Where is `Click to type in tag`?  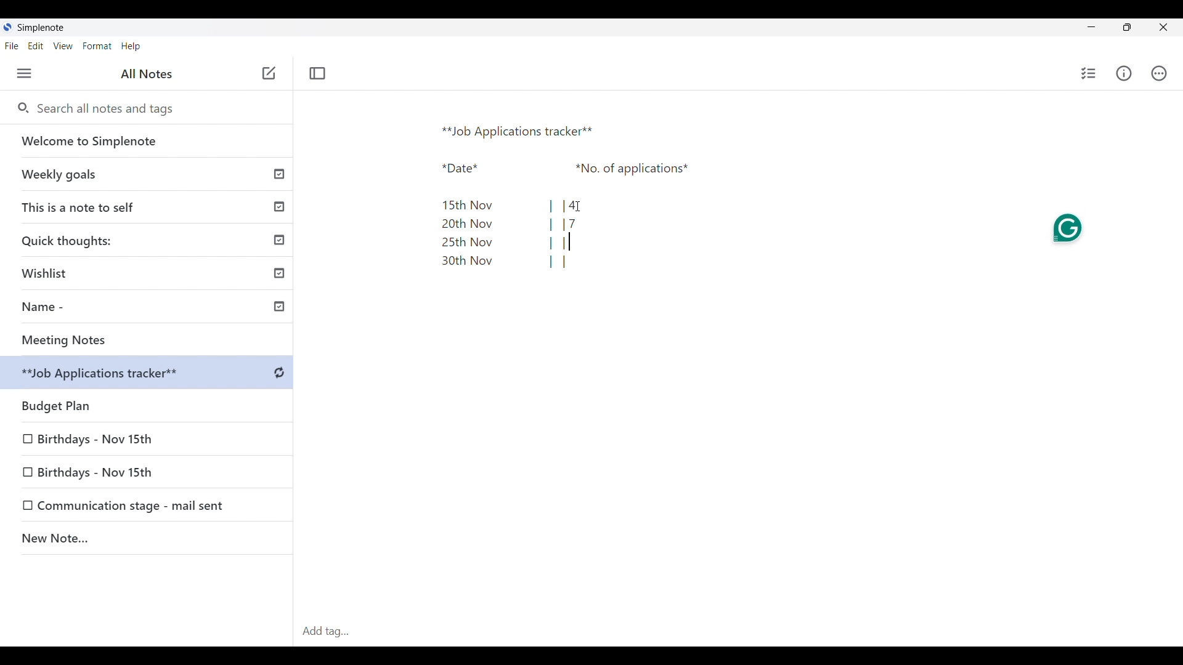 Click to type in tag is located at coordinates (738, 632).